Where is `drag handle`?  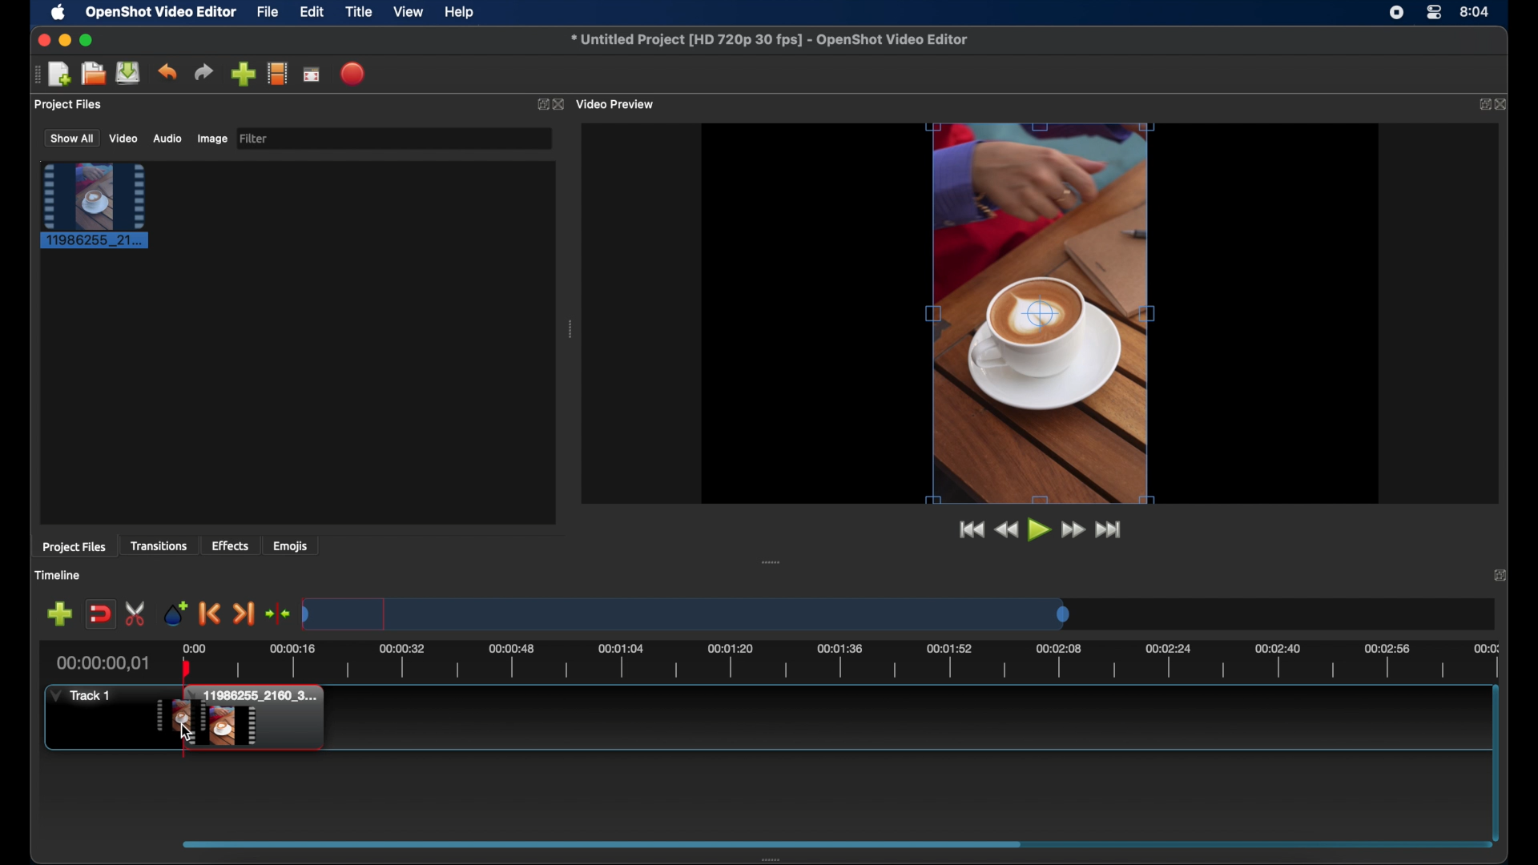 drag handle is located at coordinates (34, 75).